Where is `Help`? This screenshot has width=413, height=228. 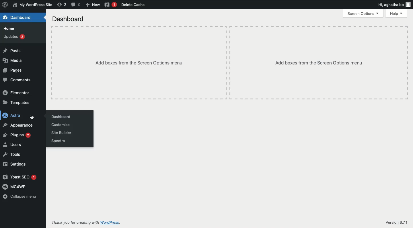
Help is located at coordinates (396, 14).